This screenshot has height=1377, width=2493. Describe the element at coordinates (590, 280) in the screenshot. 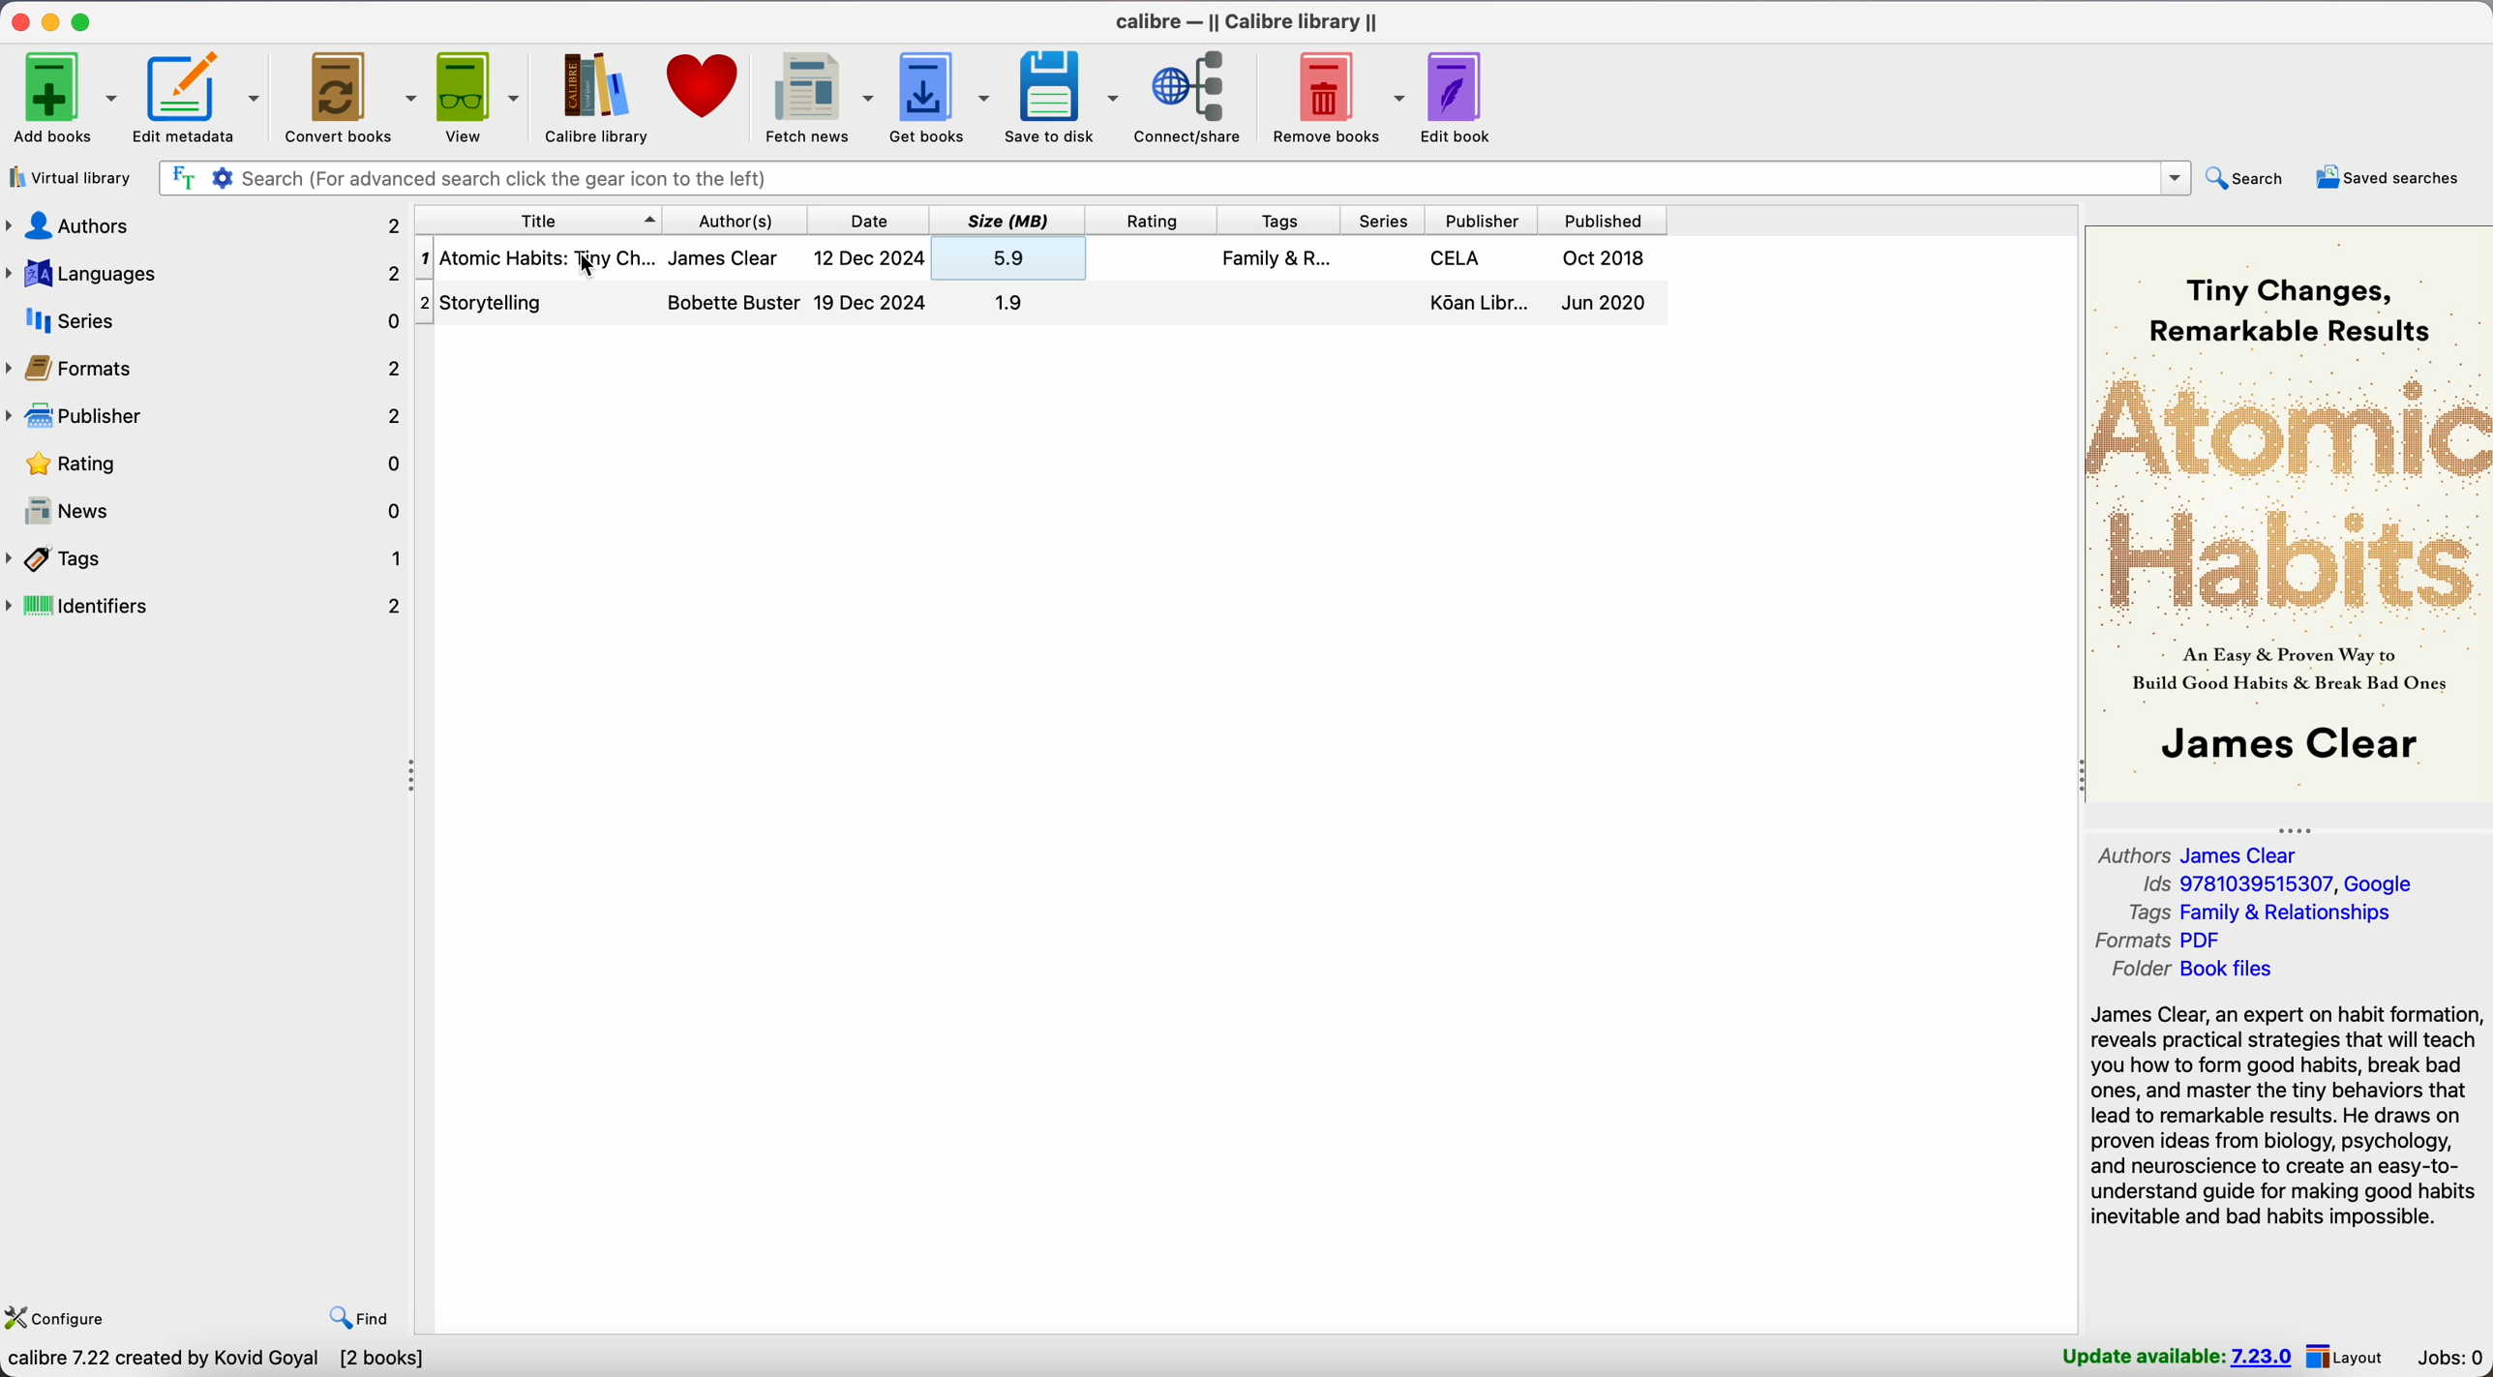

I see `cursor` at that location.